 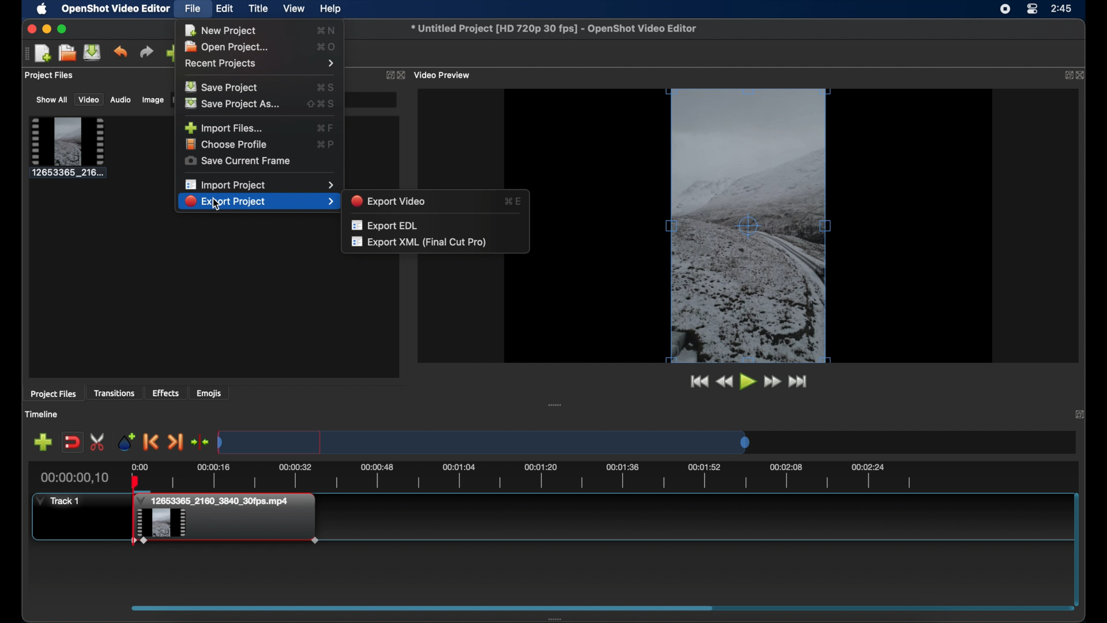 I want to click on clip, so click(x=68, y=148).